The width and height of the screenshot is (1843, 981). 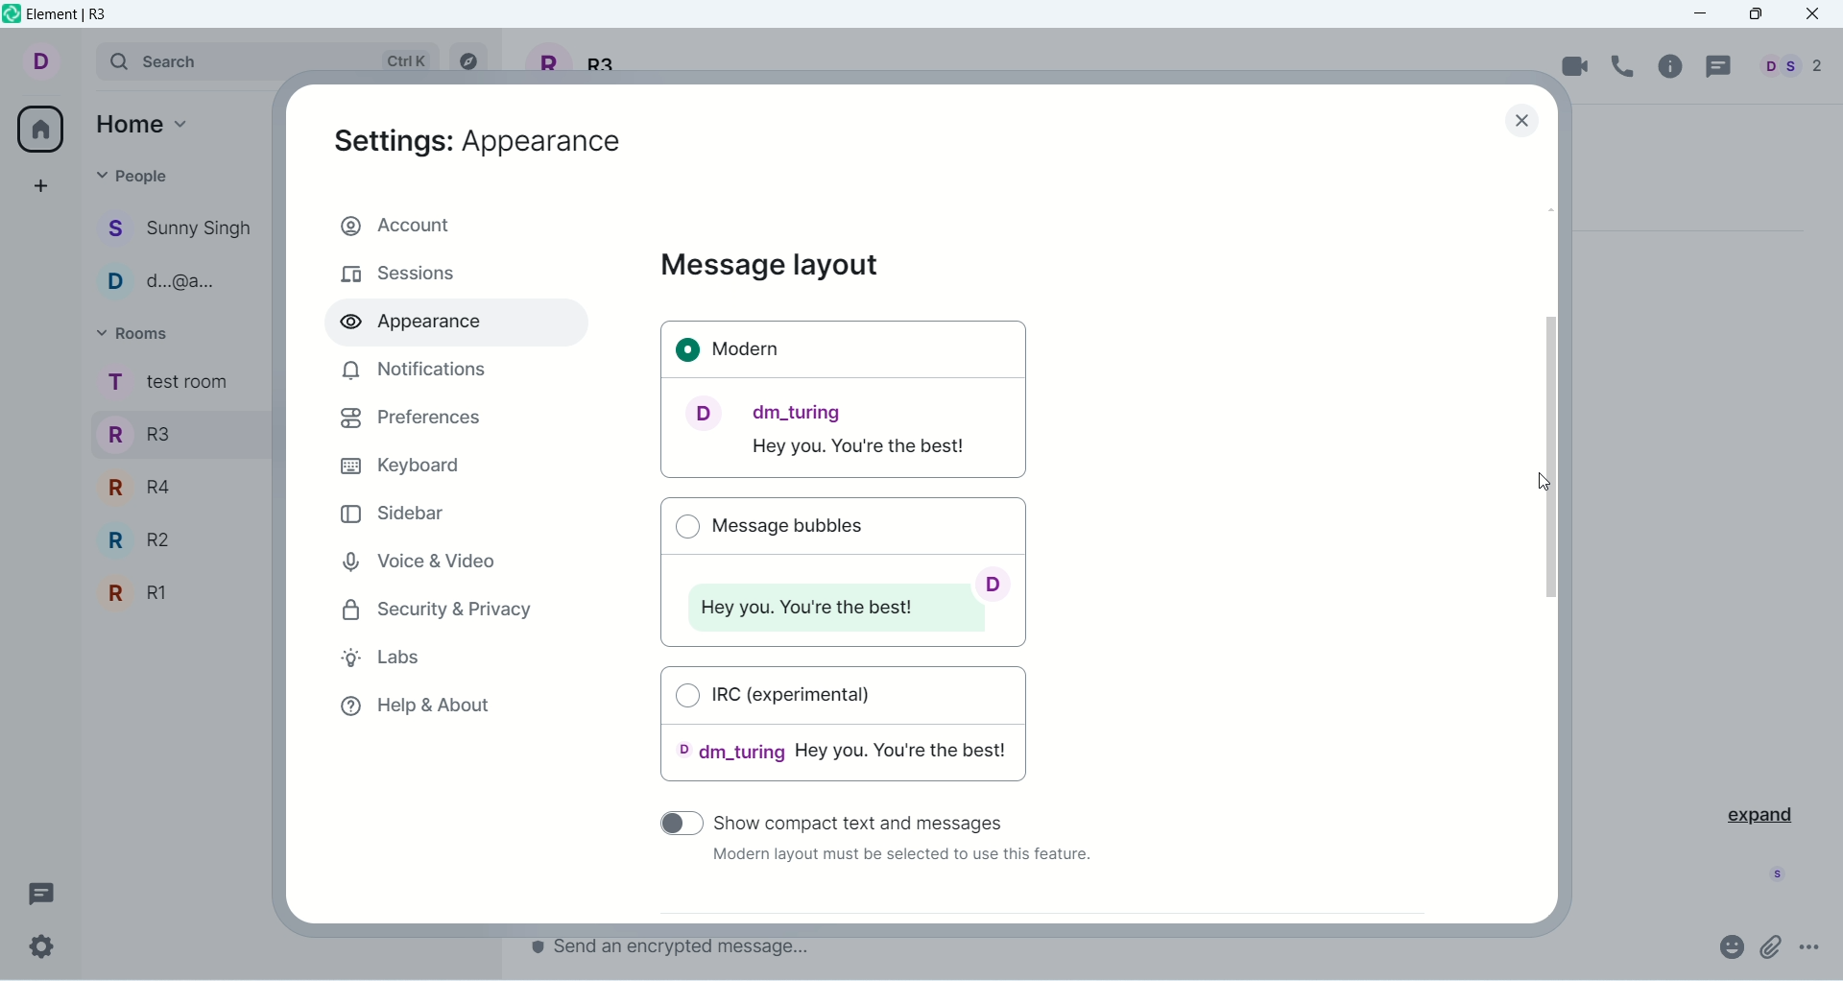 What do you see at coordinates (136, 333) in the screenshot?
I see `rooms` at bounding box center [136, 333].